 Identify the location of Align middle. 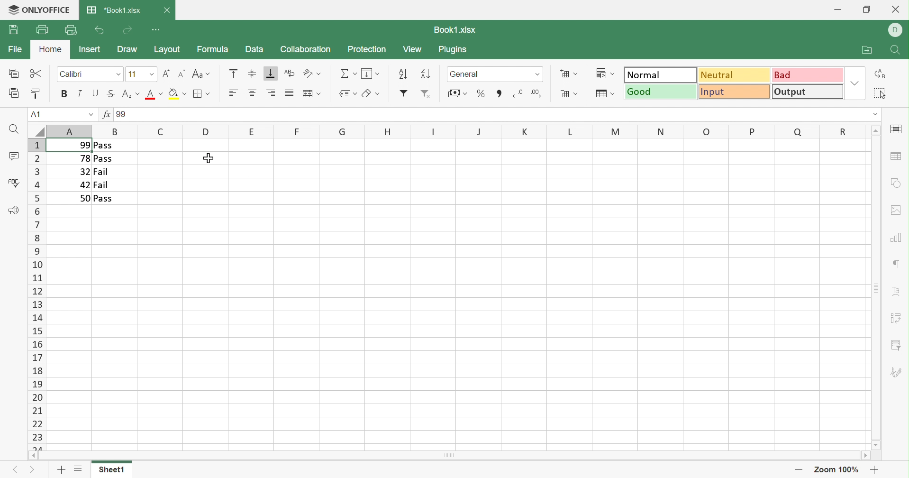
(253, 93).